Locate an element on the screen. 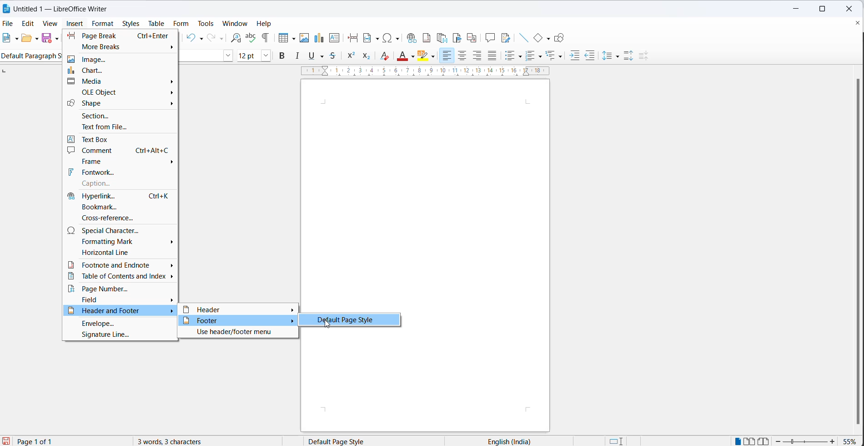 The width and height of the screenshot is (864, 446). insert cell is located at coordinates (281, 38).